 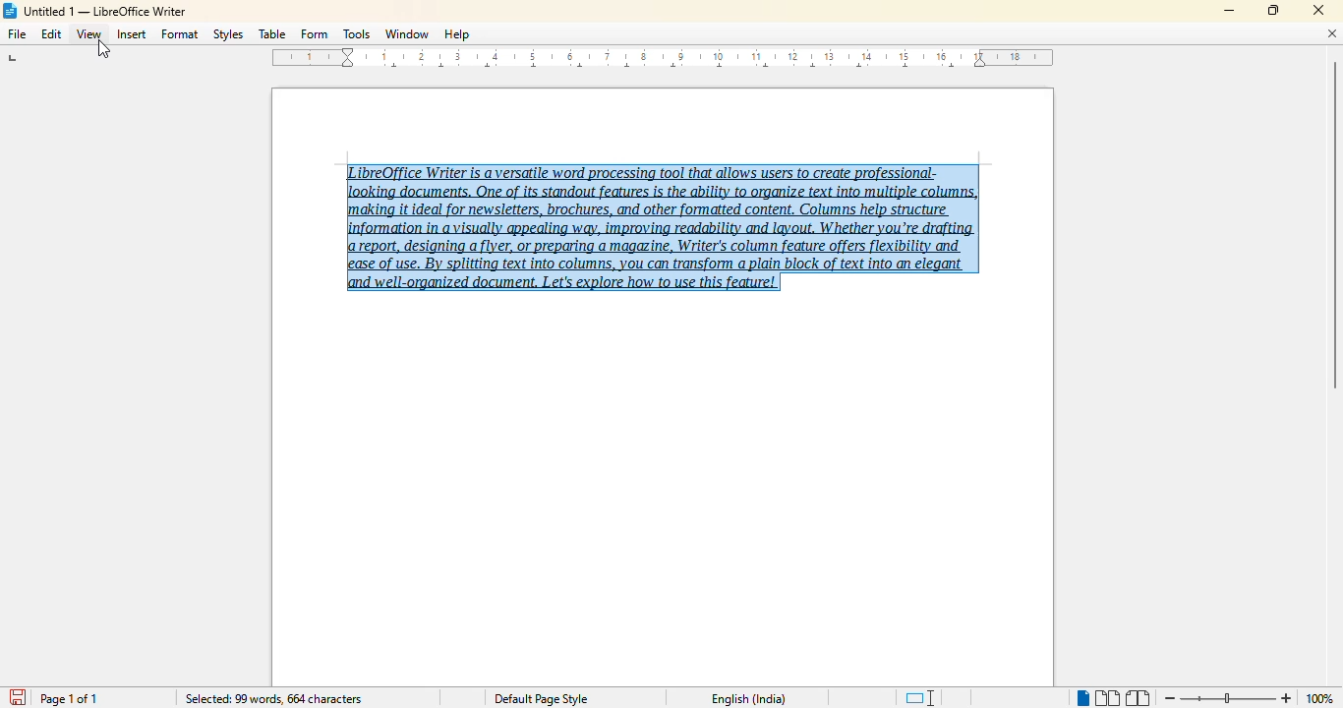 What do you see at coordinates (52, 34) in the screenshot?
I see `edit` at bounding box center [52, 34].